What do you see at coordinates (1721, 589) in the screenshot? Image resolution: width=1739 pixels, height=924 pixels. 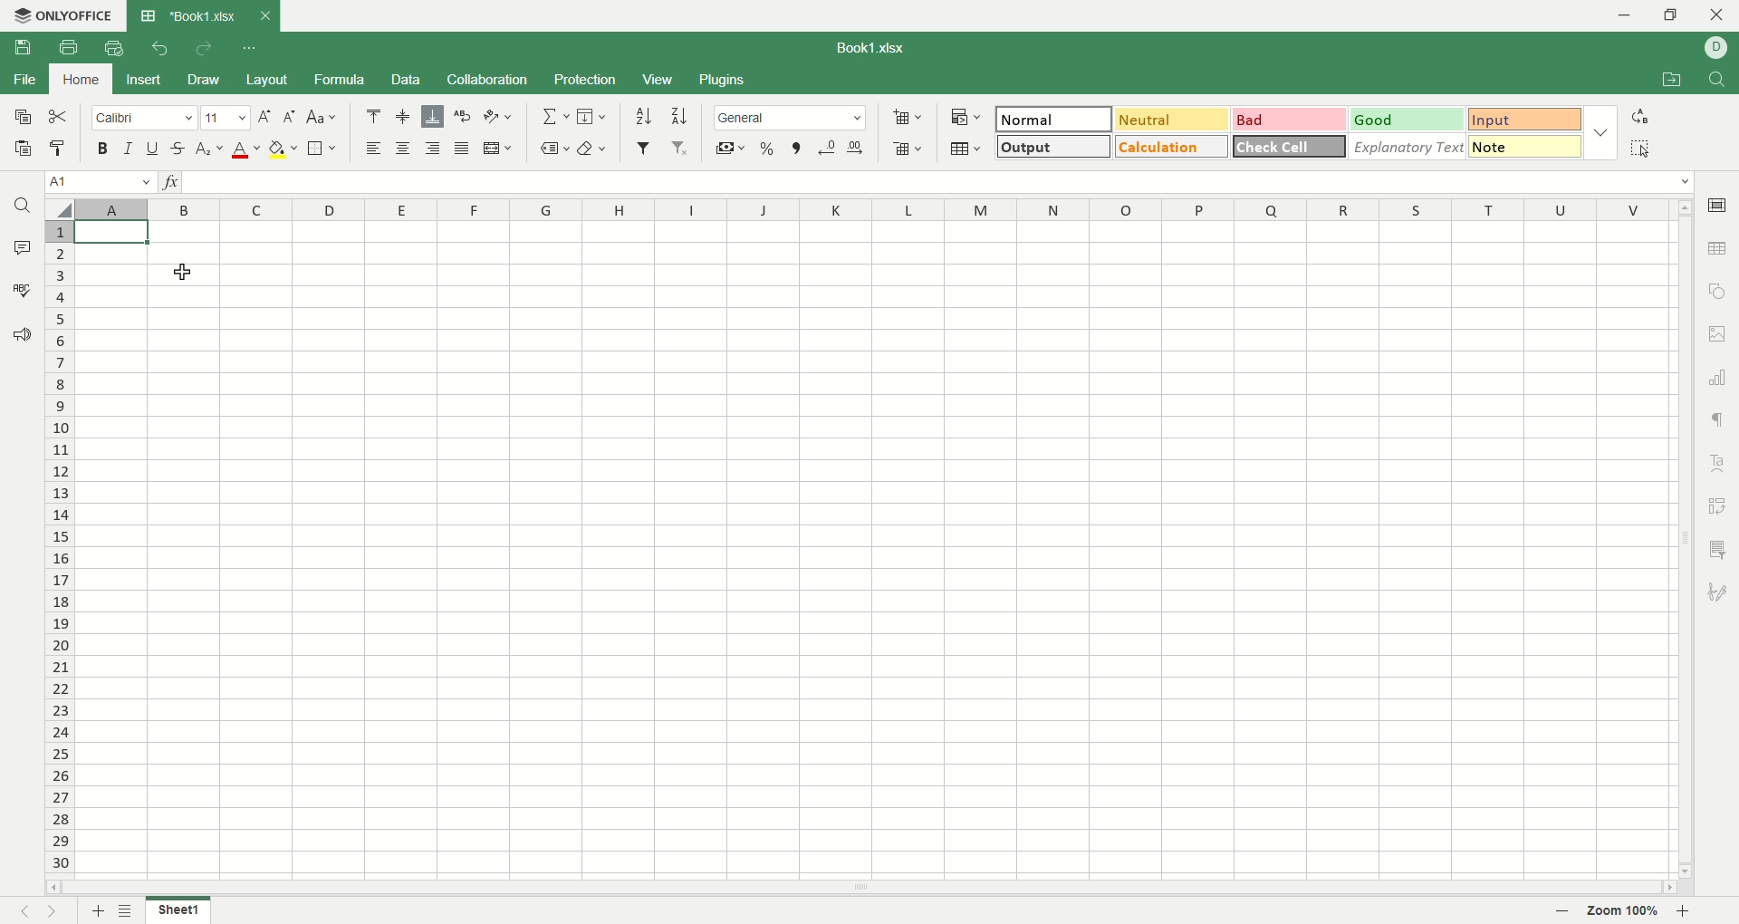 I see `signature` at bounding box center [1721, 589].